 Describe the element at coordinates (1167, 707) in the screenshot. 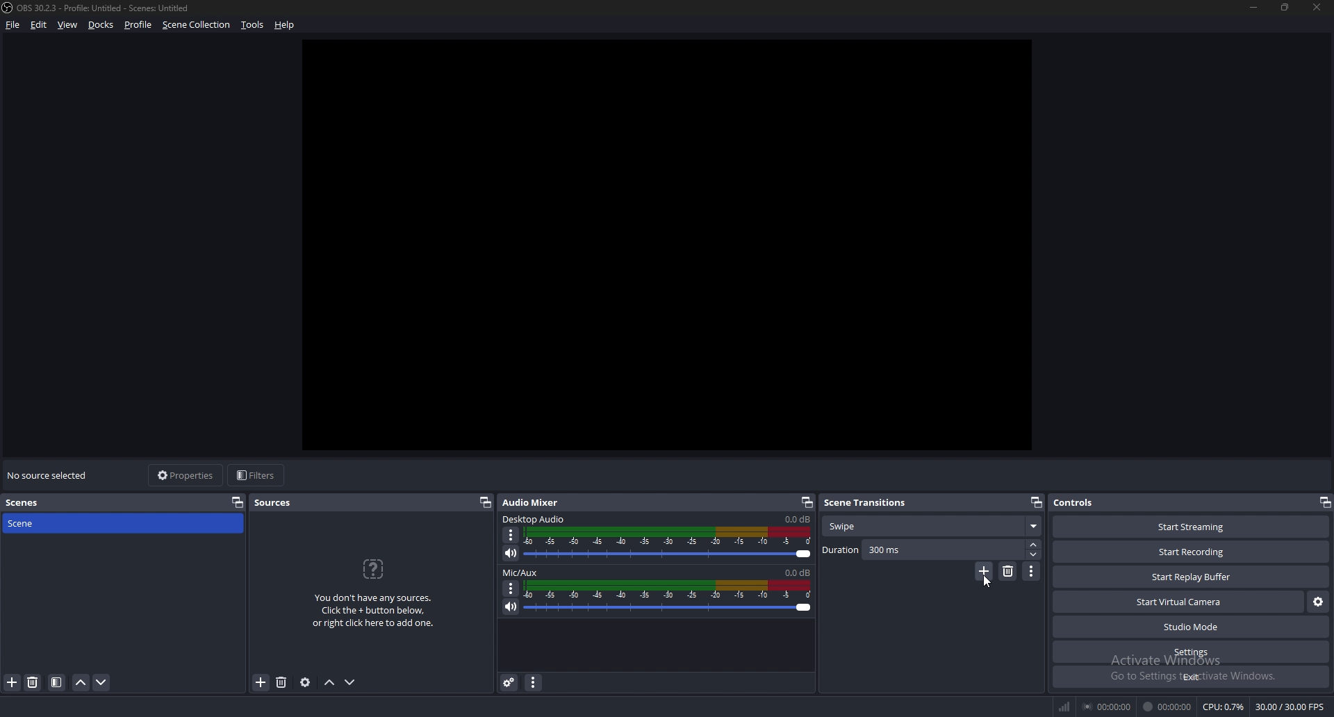

I see `00:00:00` at that location.